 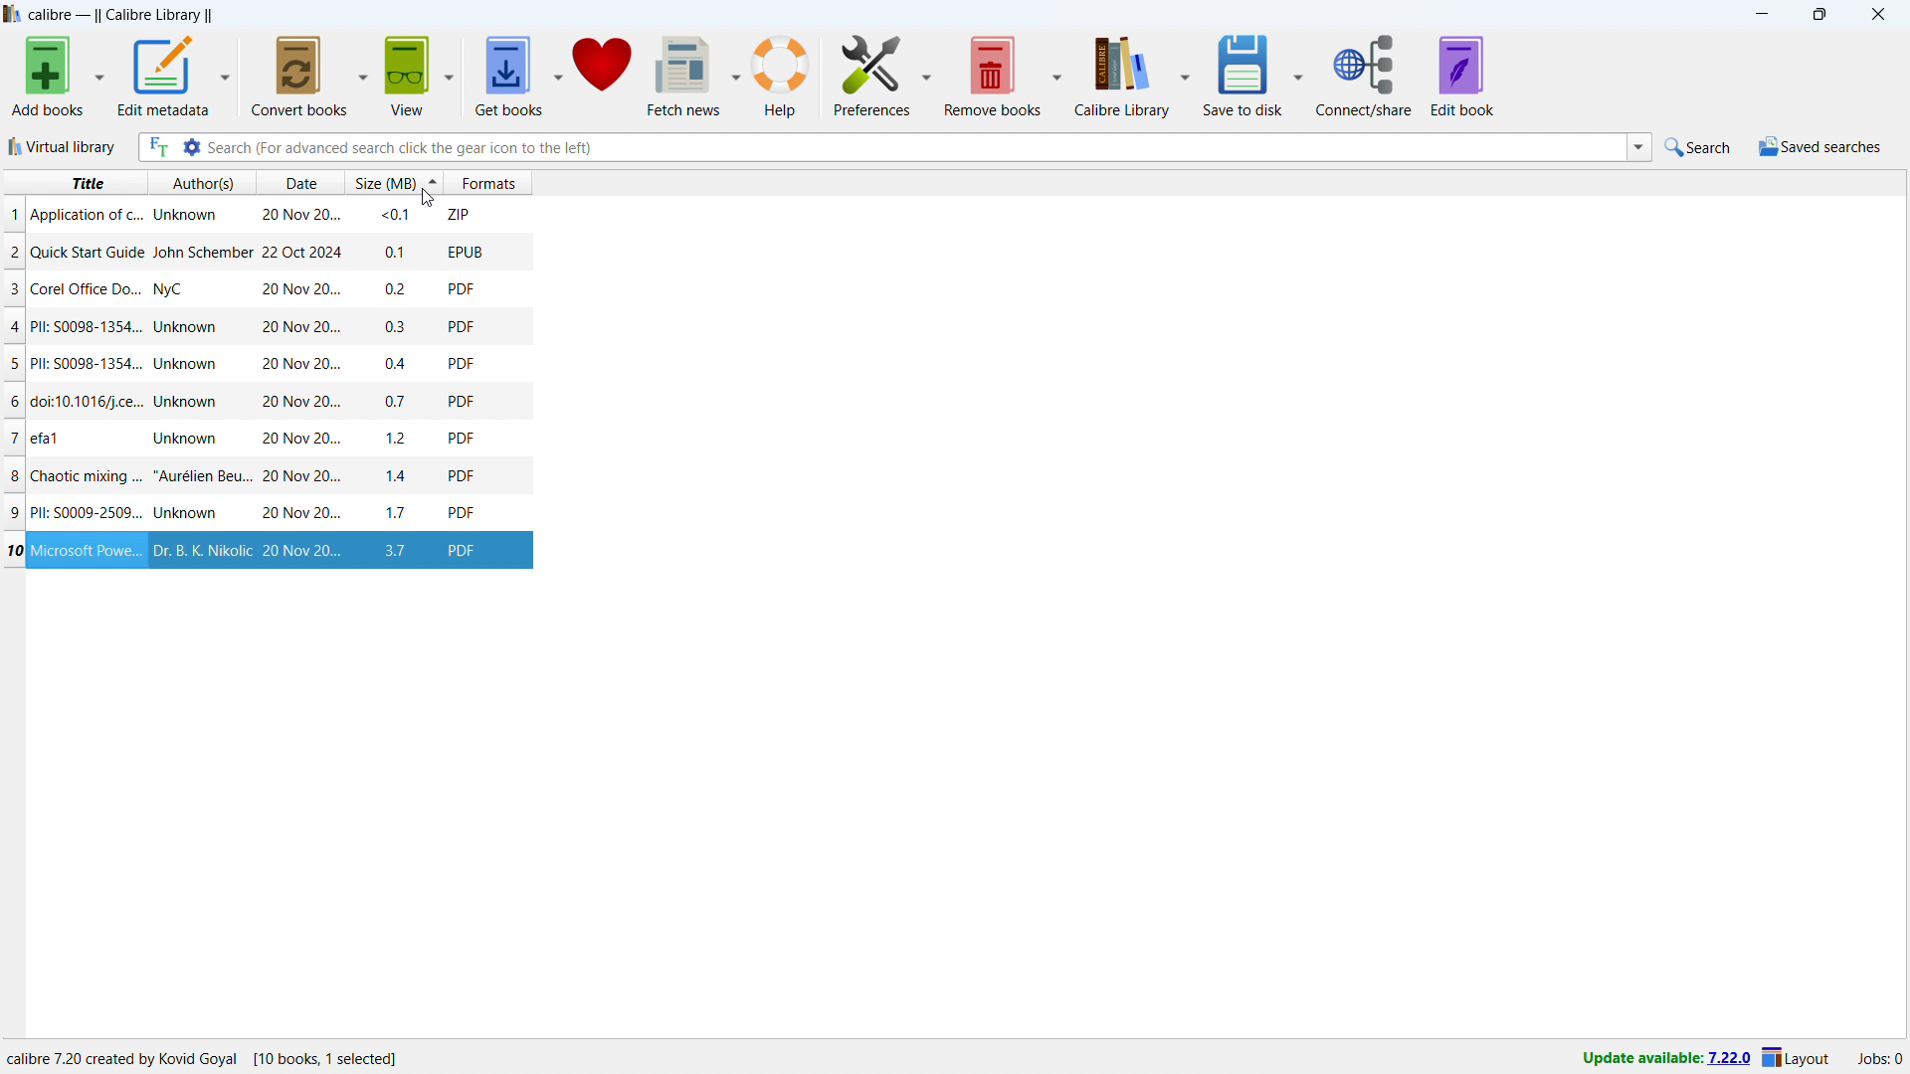 I want to click on add books options, so click(x=101, y=75).